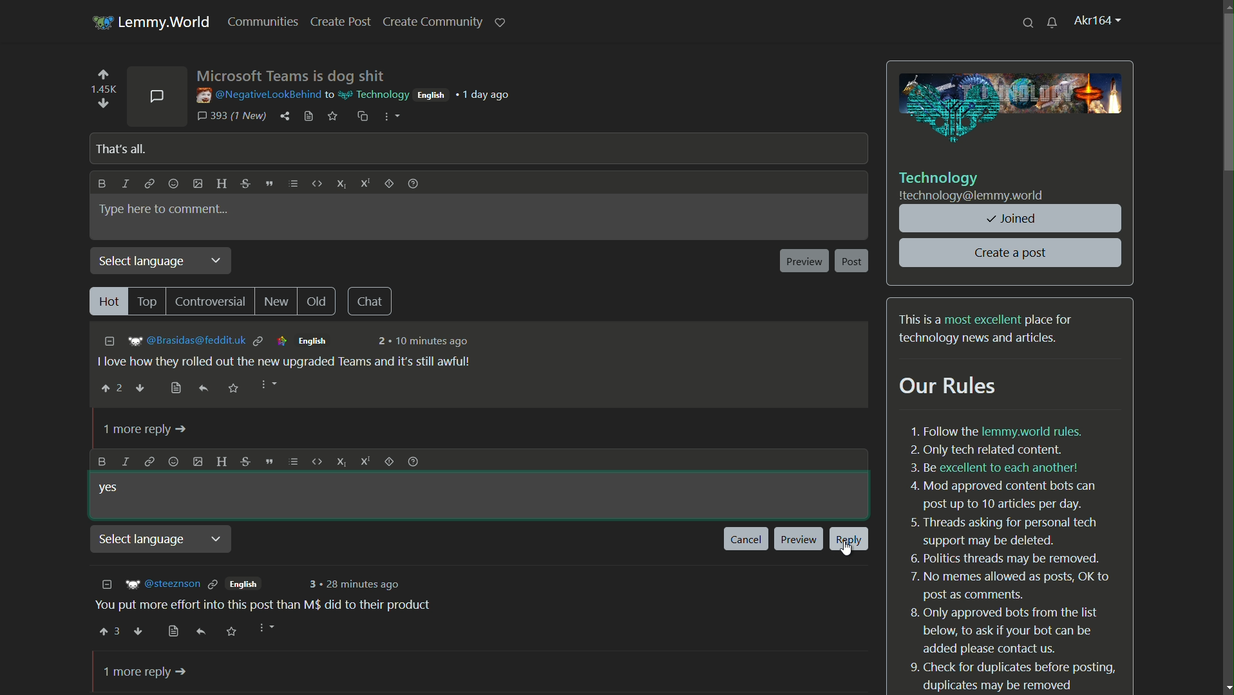  What do you see at coordinates (1228, 106) in the screenshot?
I see `scroll bar` at bounding box center [1228, 106].